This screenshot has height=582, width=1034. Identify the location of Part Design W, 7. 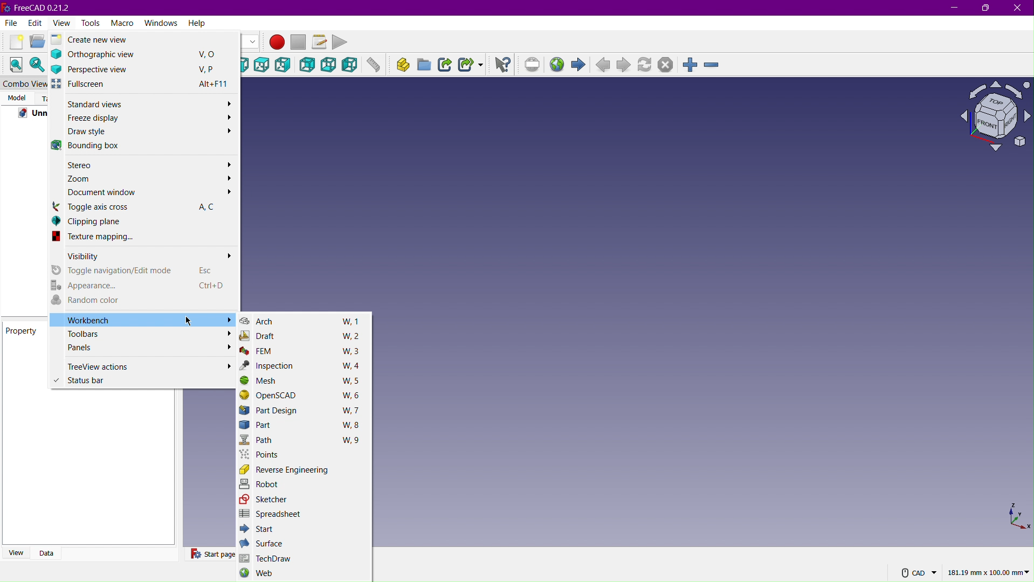
(305, 412).